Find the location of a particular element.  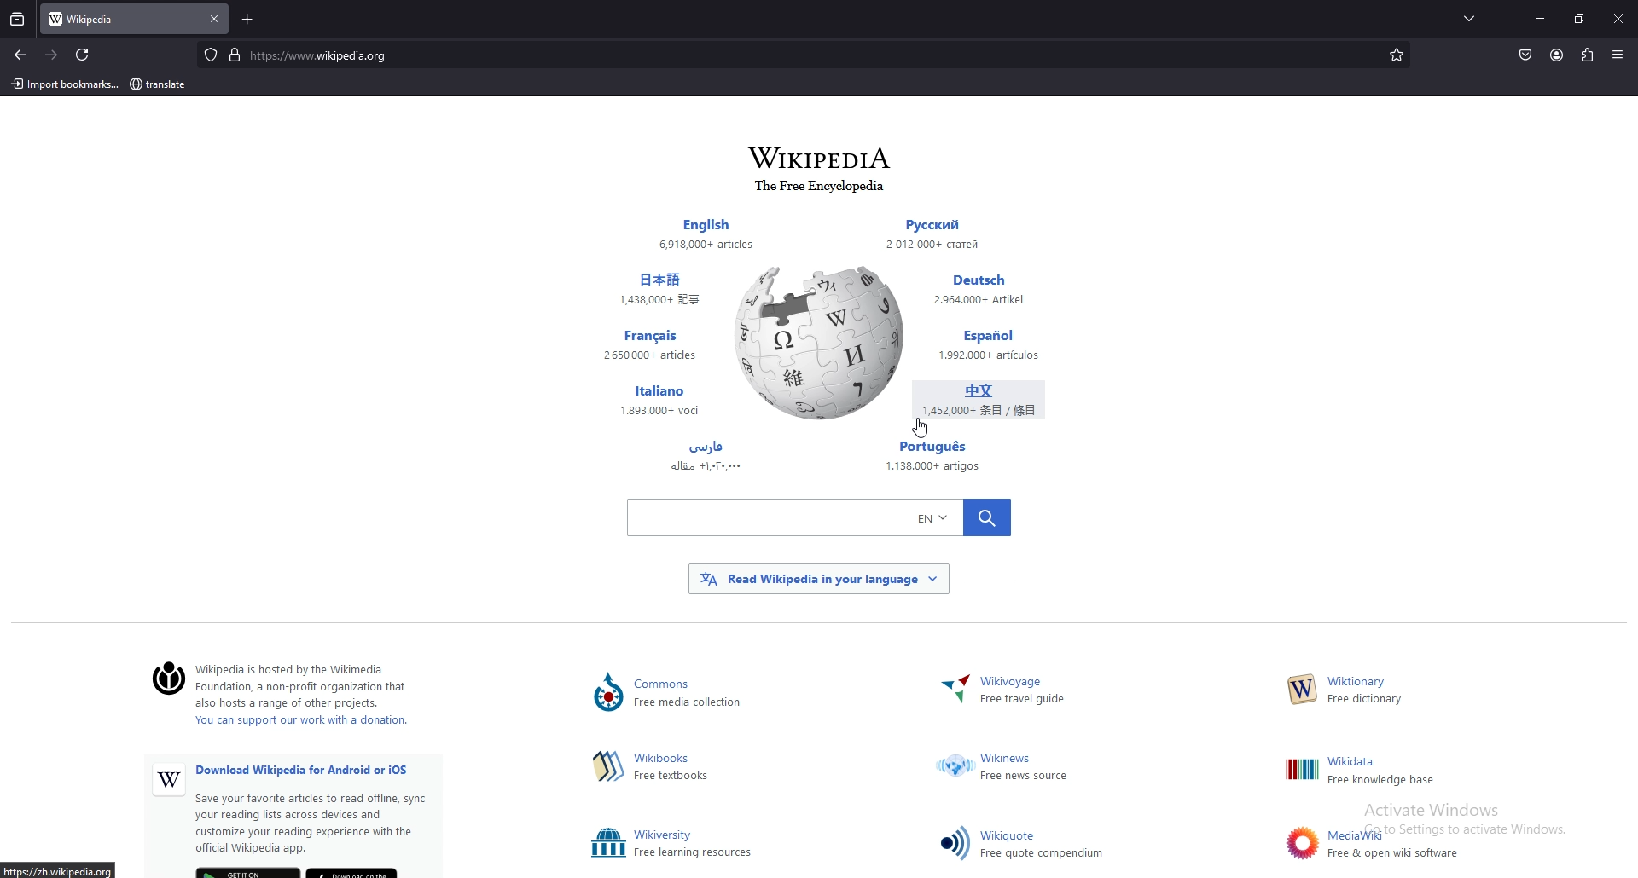

 is located at coordinates (1046, 846).